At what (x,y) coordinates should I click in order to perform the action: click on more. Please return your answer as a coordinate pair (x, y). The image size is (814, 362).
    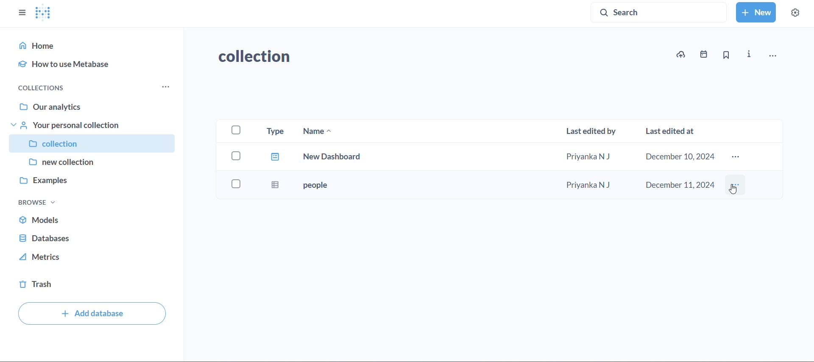
    Looking at the image, I should click on (736, 186).